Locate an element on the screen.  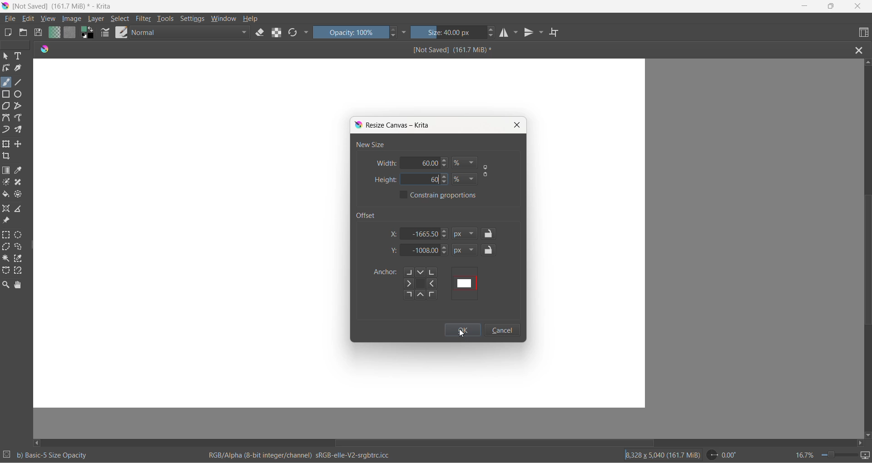
increment size is located at coordinates (492, 29).